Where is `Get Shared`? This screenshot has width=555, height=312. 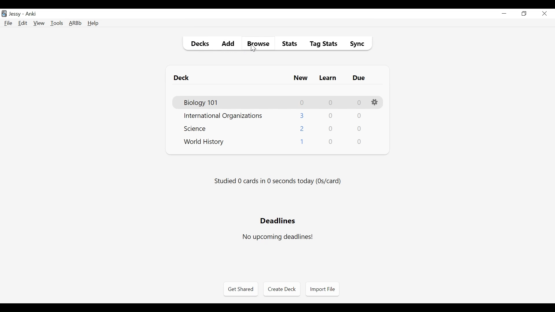
Get Shared is located at coordinates (240, 289).